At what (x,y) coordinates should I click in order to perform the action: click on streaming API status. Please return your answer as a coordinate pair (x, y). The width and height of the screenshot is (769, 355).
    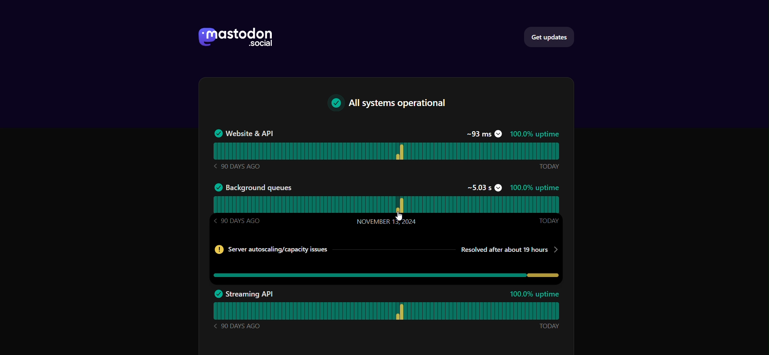
    Looking at the image, I should click on (388, 311).